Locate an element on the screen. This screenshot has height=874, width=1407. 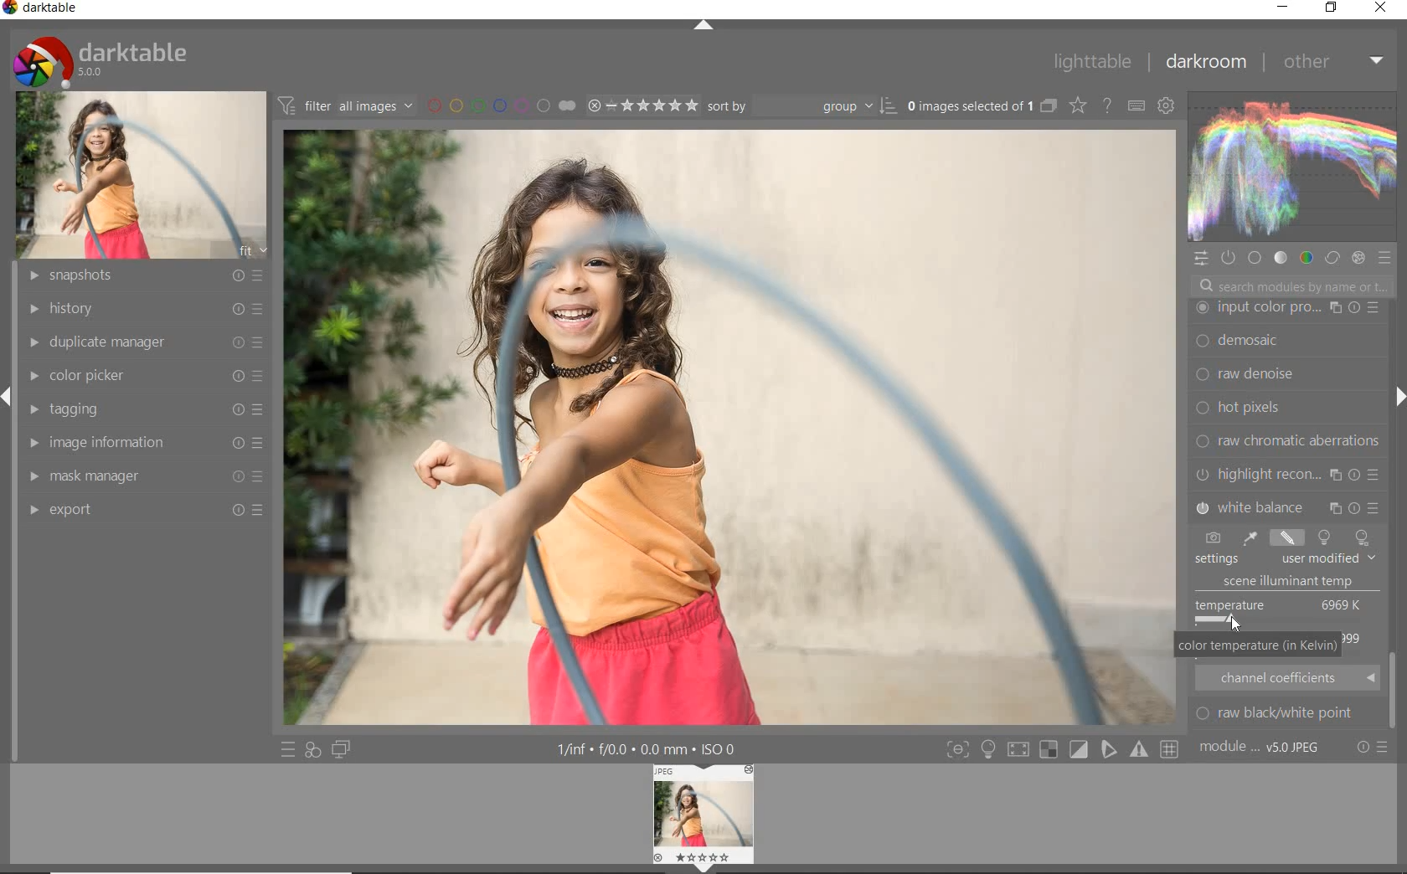
enable for online help is located at coordinates (1106, 105).